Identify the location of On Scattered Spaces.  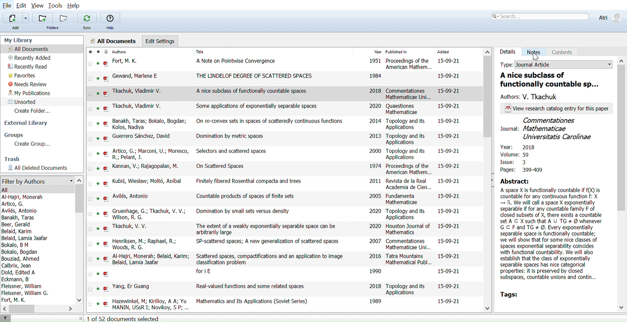
(222, 166).